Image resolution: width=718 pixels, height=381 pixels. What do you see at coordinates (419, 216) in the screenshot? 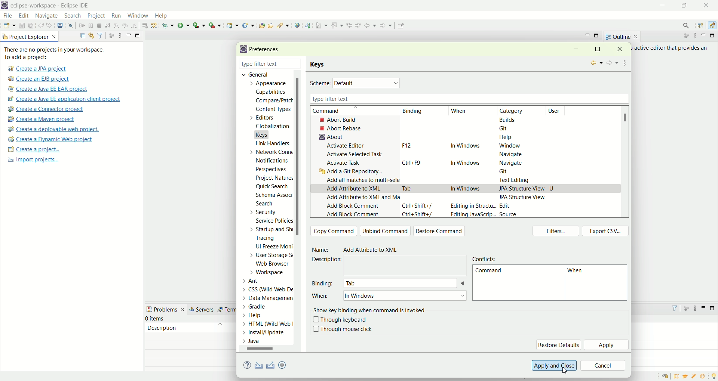
I see `ctrl+shift+/` at bounding box center [419, 216].